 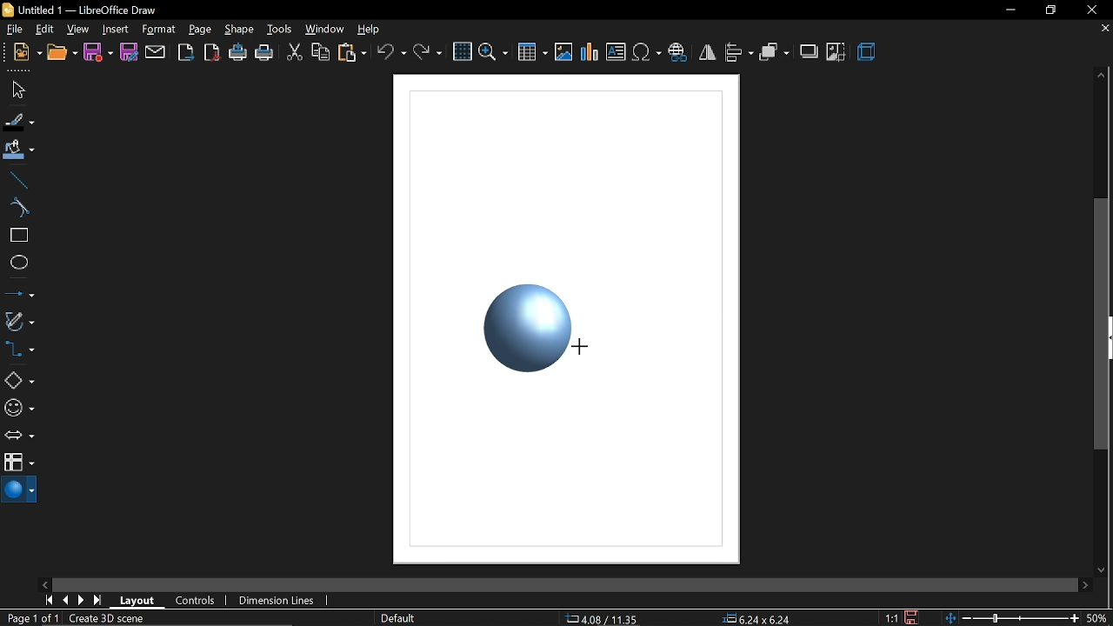 What do you see at coordinates (45, 29) in the screenshot?
I see `edit` at bounding box center [45, 29].